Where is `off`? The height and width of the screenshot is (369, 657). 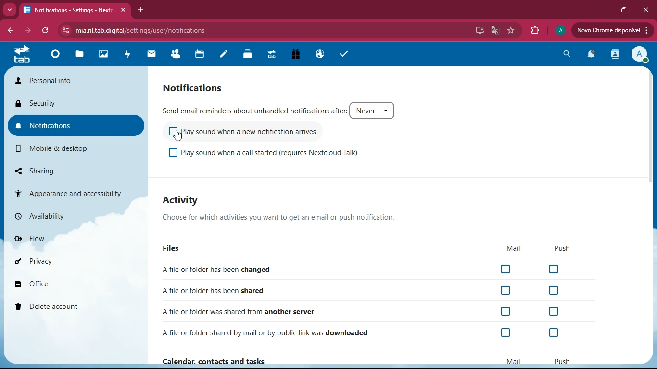 off is located at coordinates (173, 153).